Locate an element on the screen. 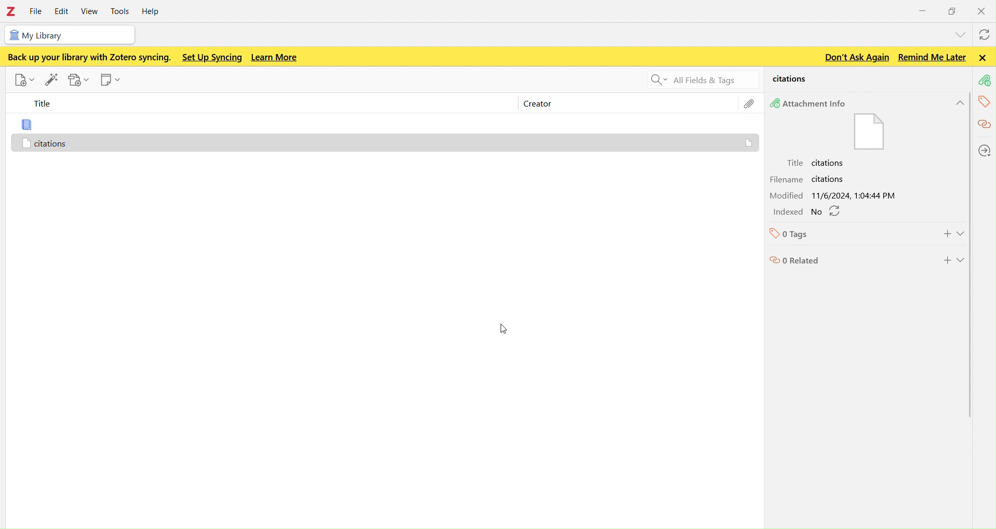 The image size is (996, 529). Add is located at coordinates (941, 233).